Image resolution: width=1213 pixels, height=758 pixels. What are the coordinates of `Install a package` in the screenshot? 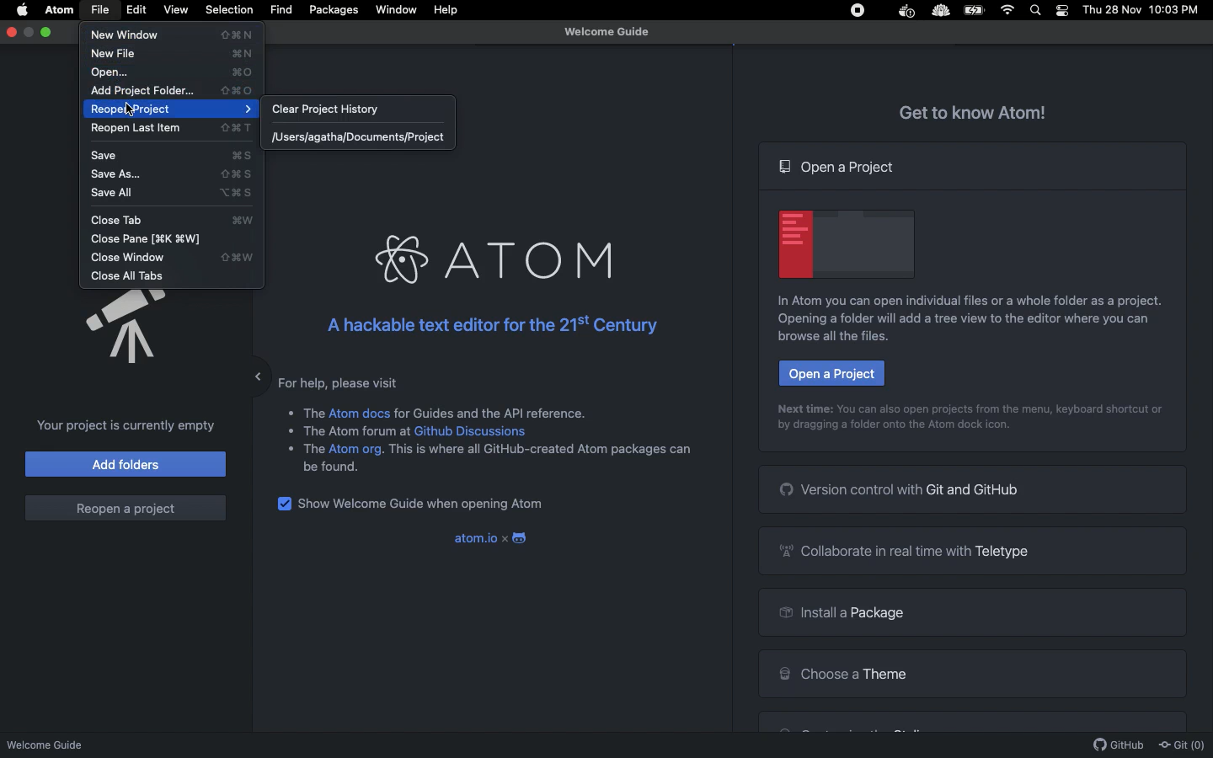 It's located at (838, 615).